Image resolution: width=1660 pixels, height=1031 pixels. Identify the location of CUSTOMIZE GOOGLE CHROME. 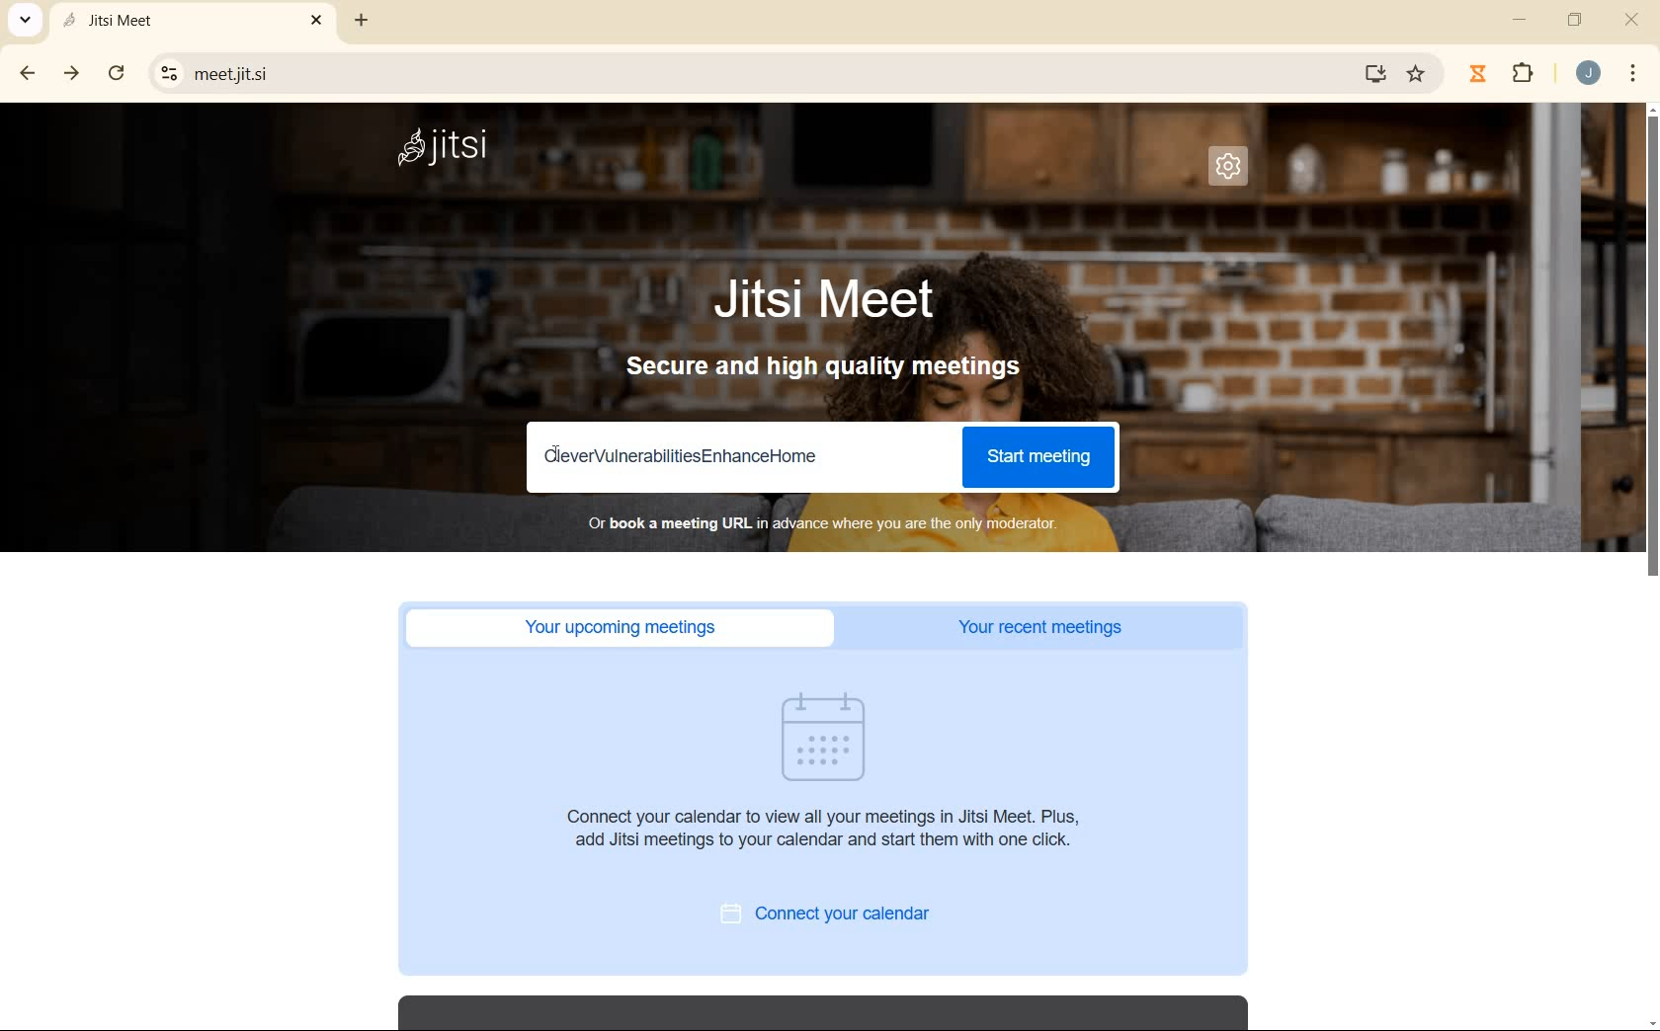
(1632, 73).